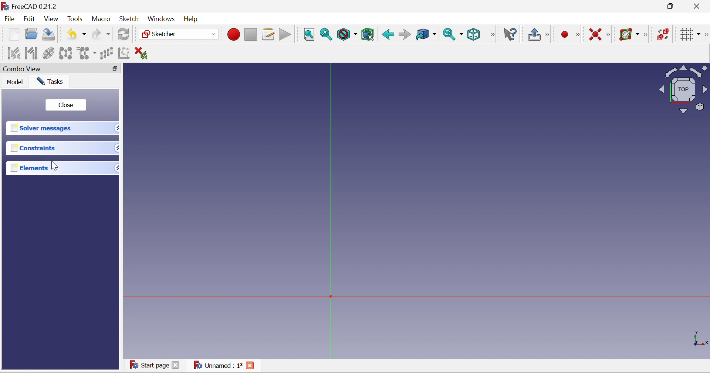  I want to click on Drop down, so click(116, 167).